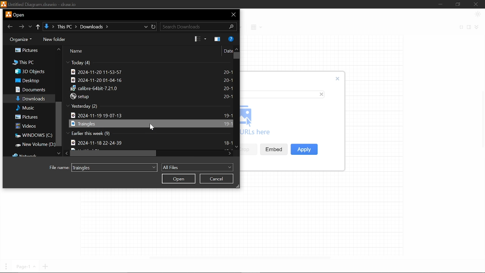 The height and width of the screenshot is (273, 485). What do you see at coordinates (88, 124) in the screenshot?
I see `Traingles` at bounding box center [88, 124].